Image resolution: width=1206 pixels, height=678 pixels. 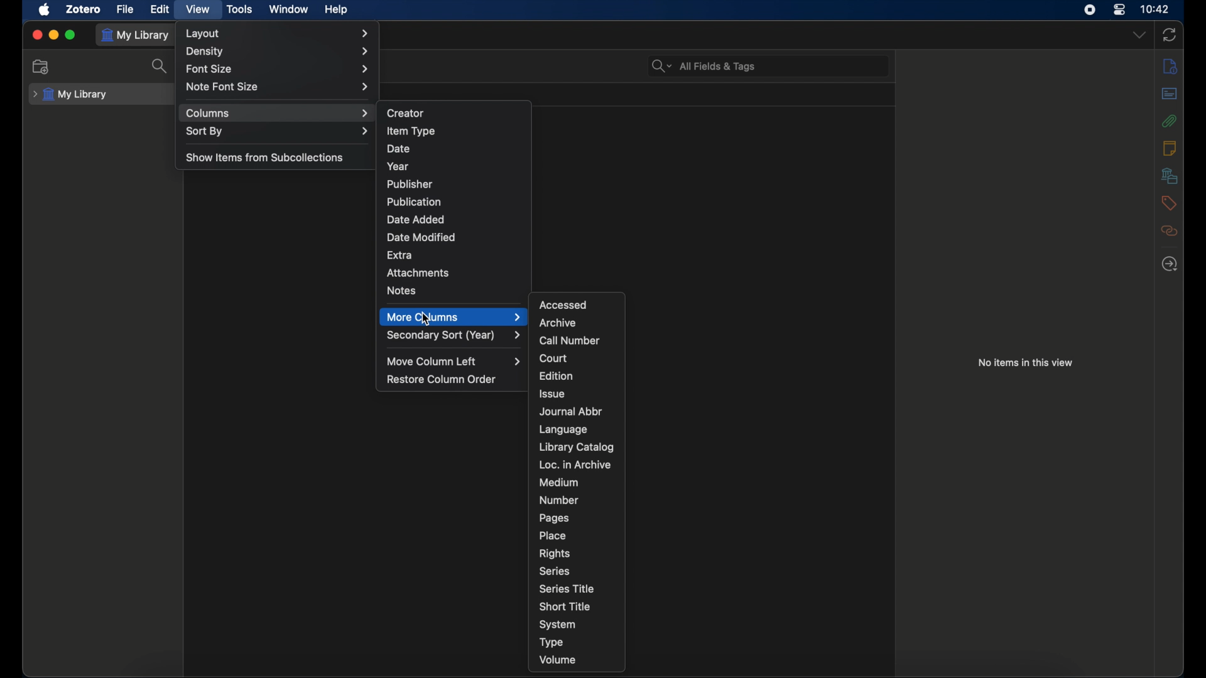 What do you see at coordinates (1170, 35) in the screenshot?
I see `sync` at bounding box center [1170, 35].